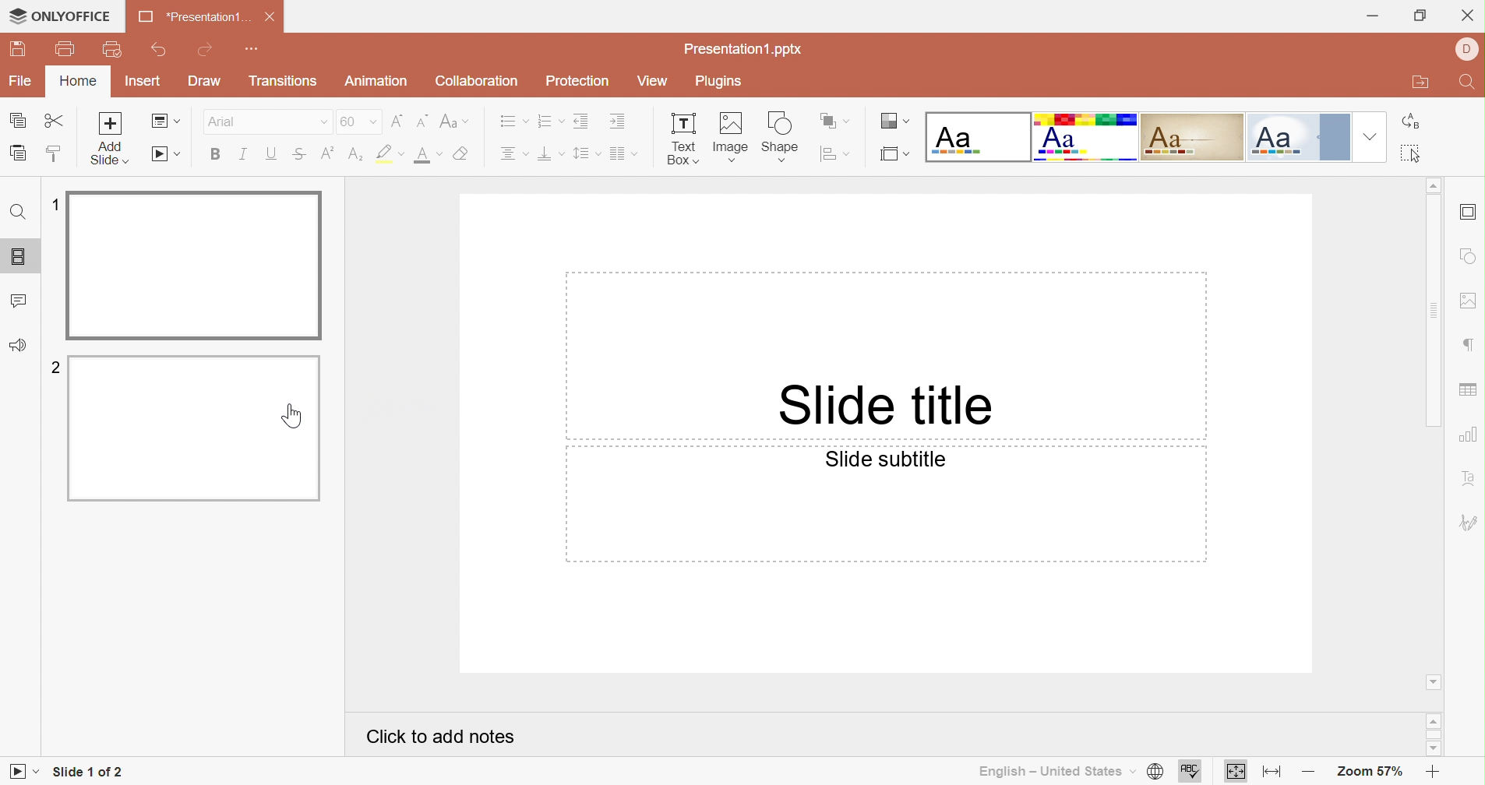  What do you see at coordinates (429, 154) in the screenshot?
I see `Font color` at bounding box center [429, 154].